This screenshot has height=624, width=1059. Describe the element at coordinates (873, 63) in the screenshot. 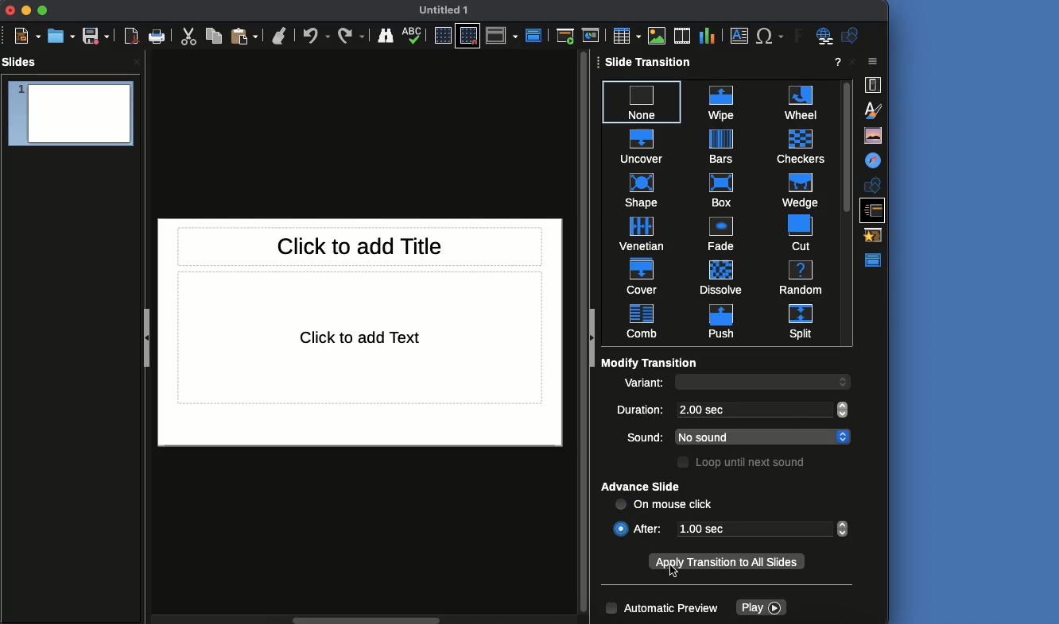

I see `Close` at that location.